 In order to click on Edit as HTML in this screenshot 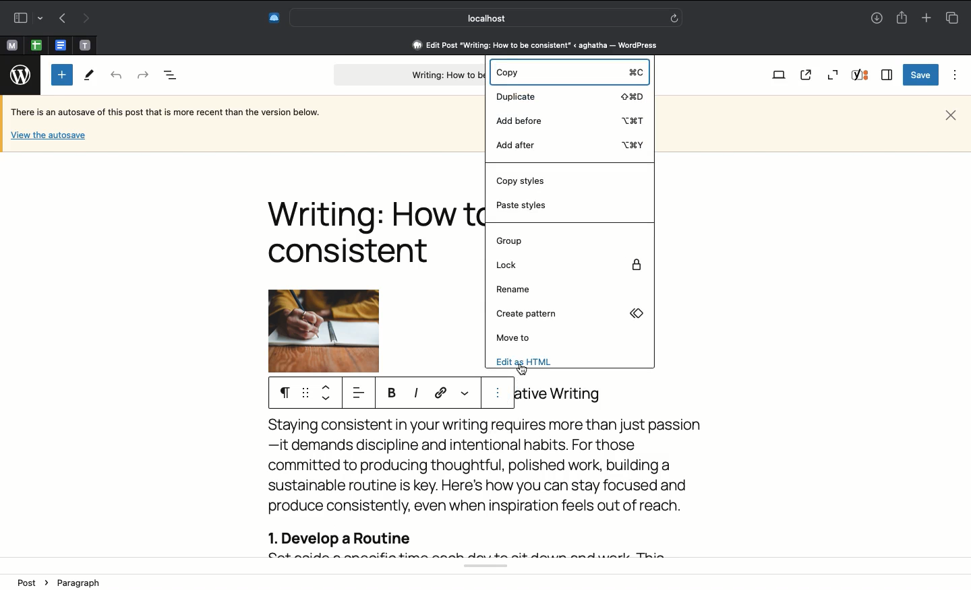, I will do `click(530, 361)`.